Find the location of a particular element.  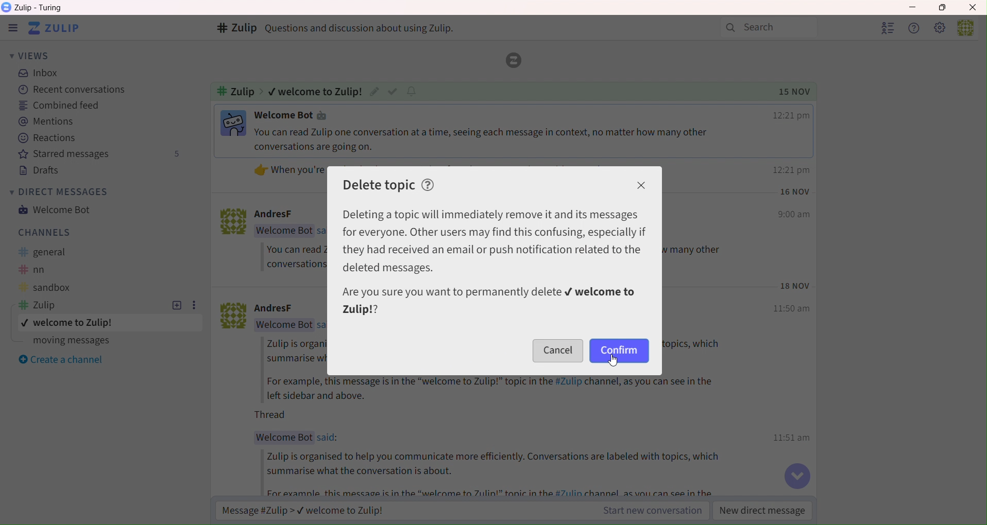

Recent Conversation is located at coordinates (69, 91).